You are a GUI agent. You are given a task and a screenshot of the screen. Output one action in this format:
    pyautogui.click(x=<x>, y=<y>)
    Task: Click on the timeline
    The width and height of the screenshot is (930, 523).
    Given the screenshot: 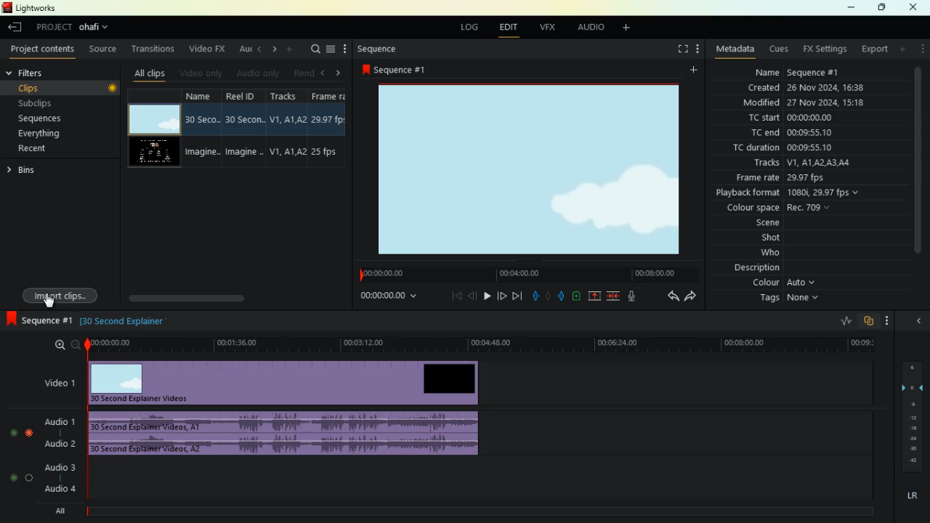 What is the action you would take?
    pyautogui.click(x=477, y=511)
    